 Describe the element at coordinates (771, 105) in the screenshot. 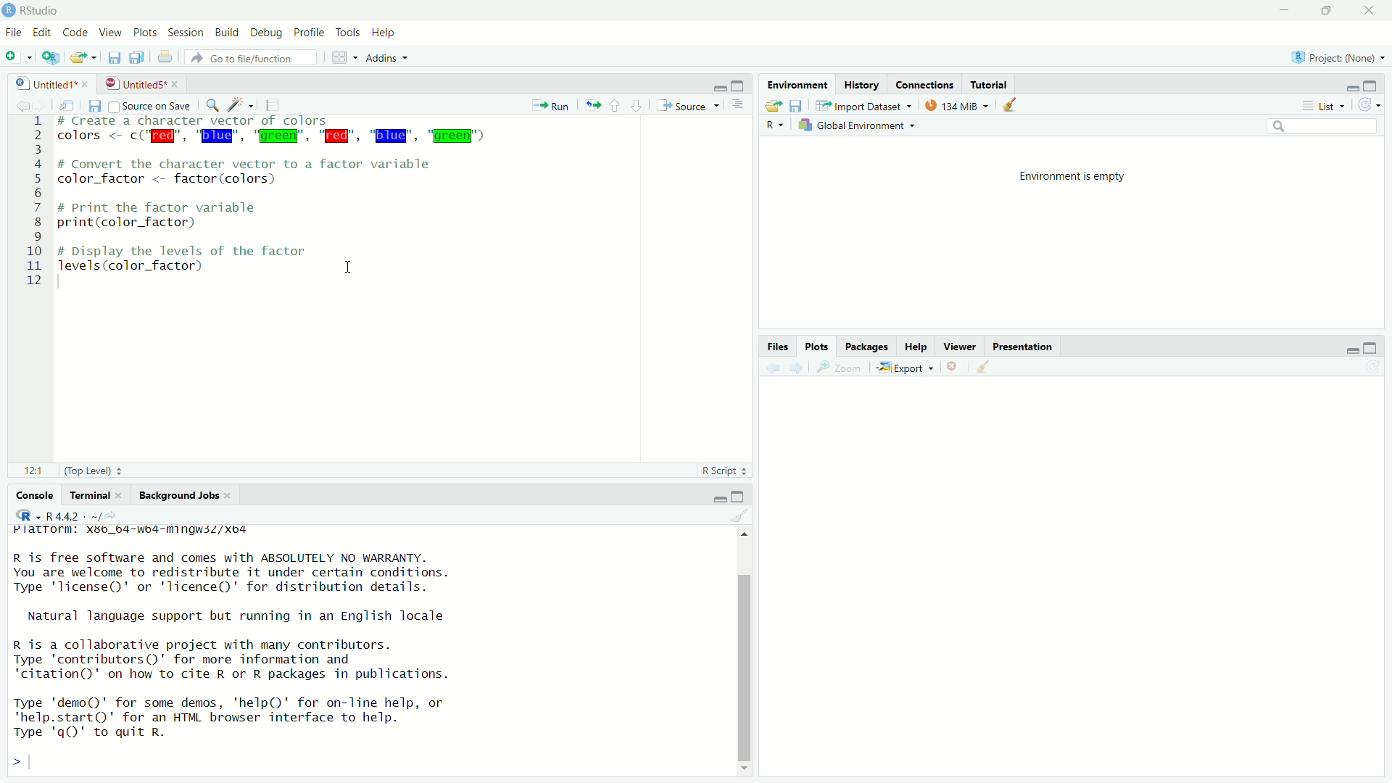

I see `load workspace` at that location.